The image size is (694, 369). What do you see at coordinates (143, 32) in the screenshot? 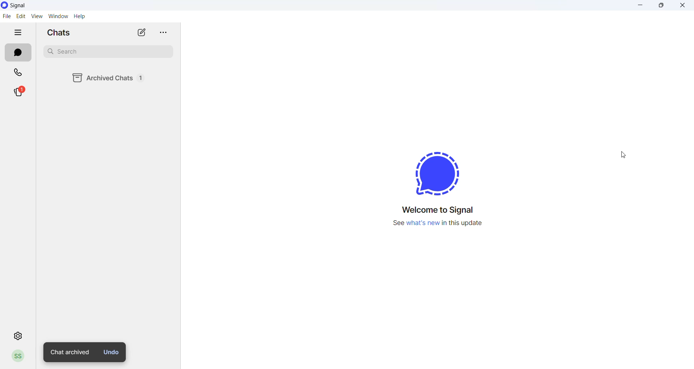
I see `new chat` at bounding box center [143, 32].